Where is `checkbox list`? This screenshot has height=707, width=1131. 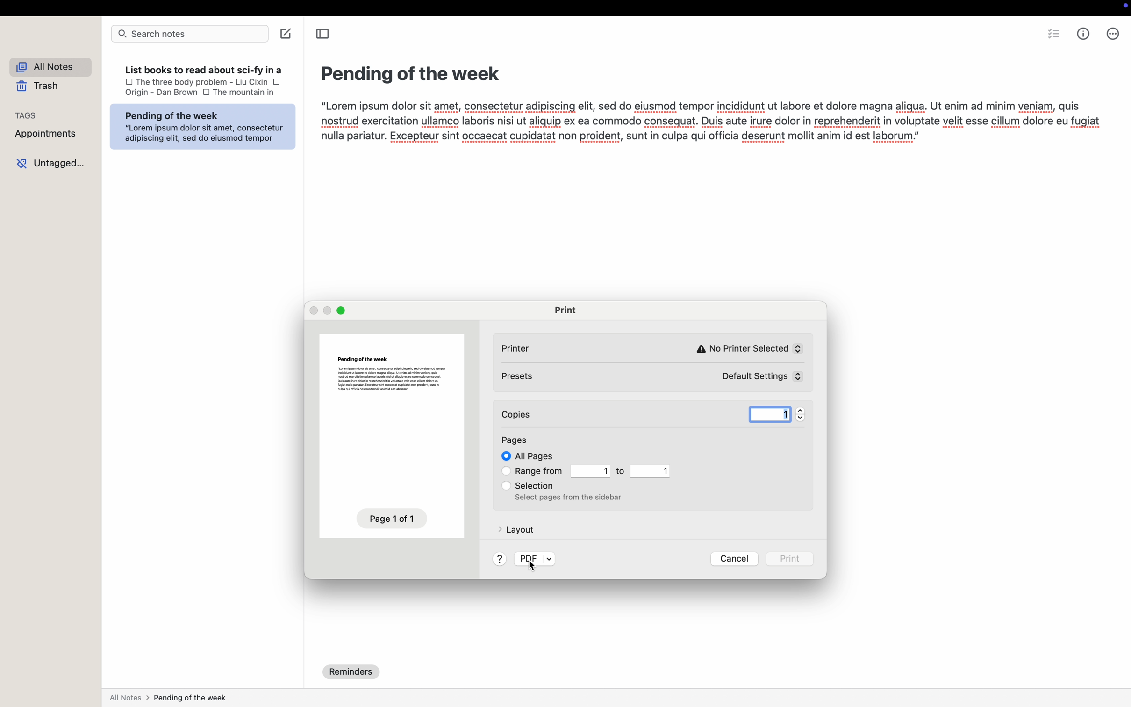
checkbox list is located at coordinates (1053, 36).